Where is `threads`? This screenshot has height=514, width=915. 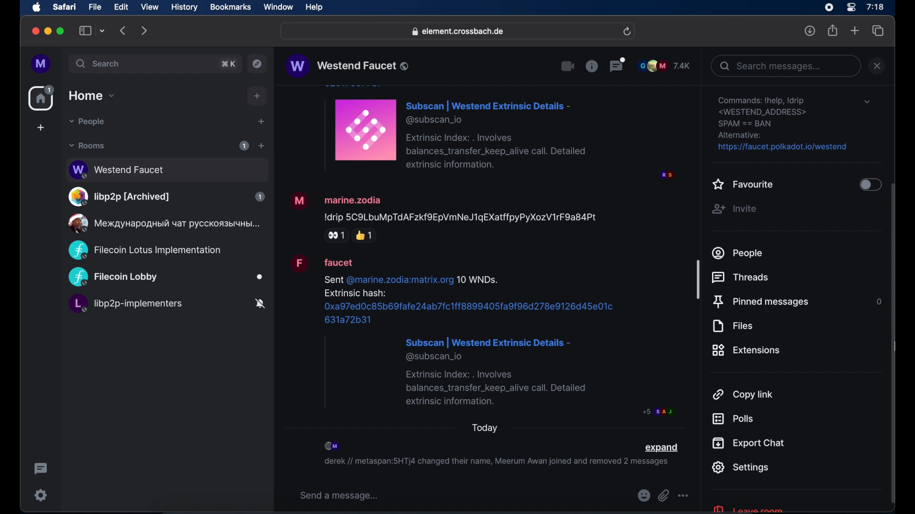 threads is located at coordinates (742, 277).